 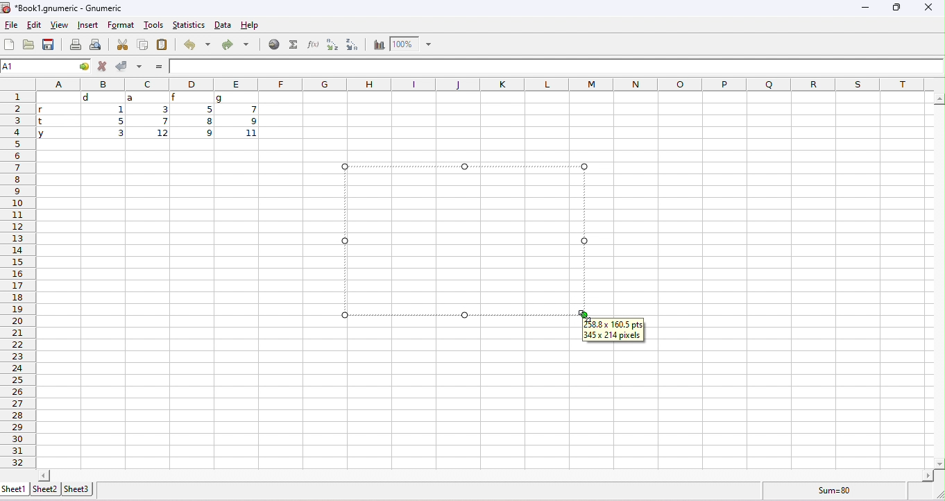 I want to click on close, so click(x=929, y=9).